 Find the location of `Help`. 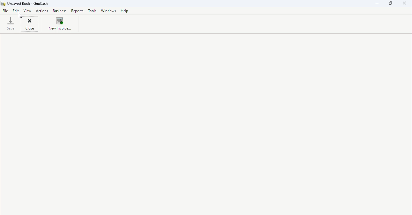

Help is located at coordinates (128, 10).